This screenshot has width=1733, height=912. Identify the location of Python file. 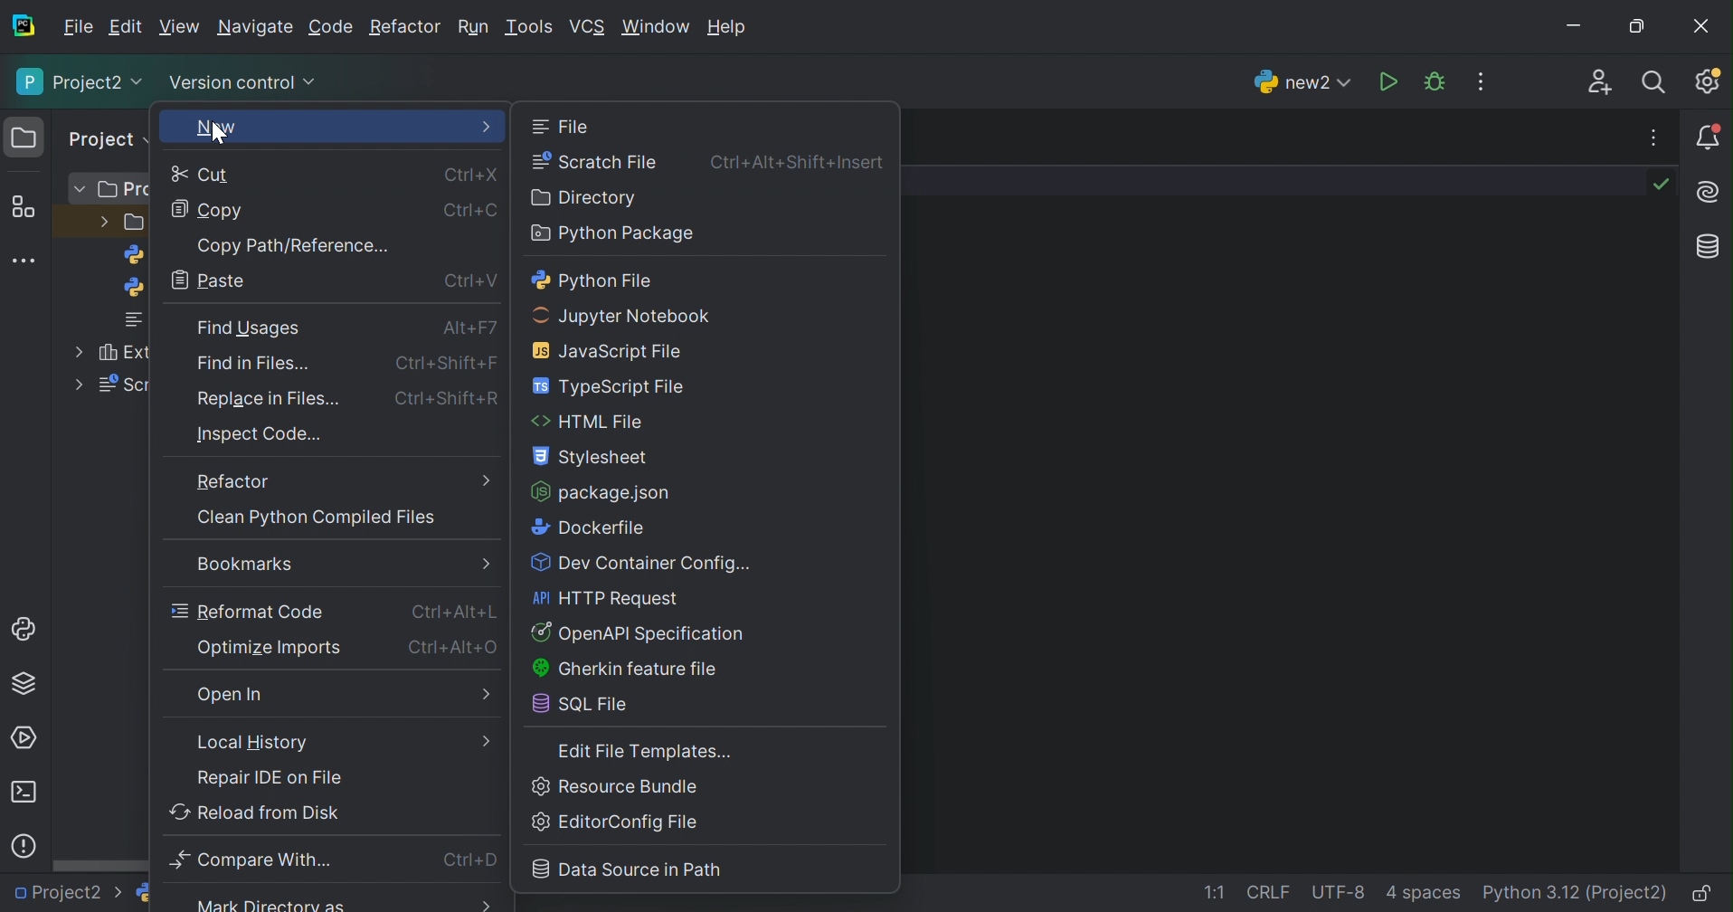
(593, 280).